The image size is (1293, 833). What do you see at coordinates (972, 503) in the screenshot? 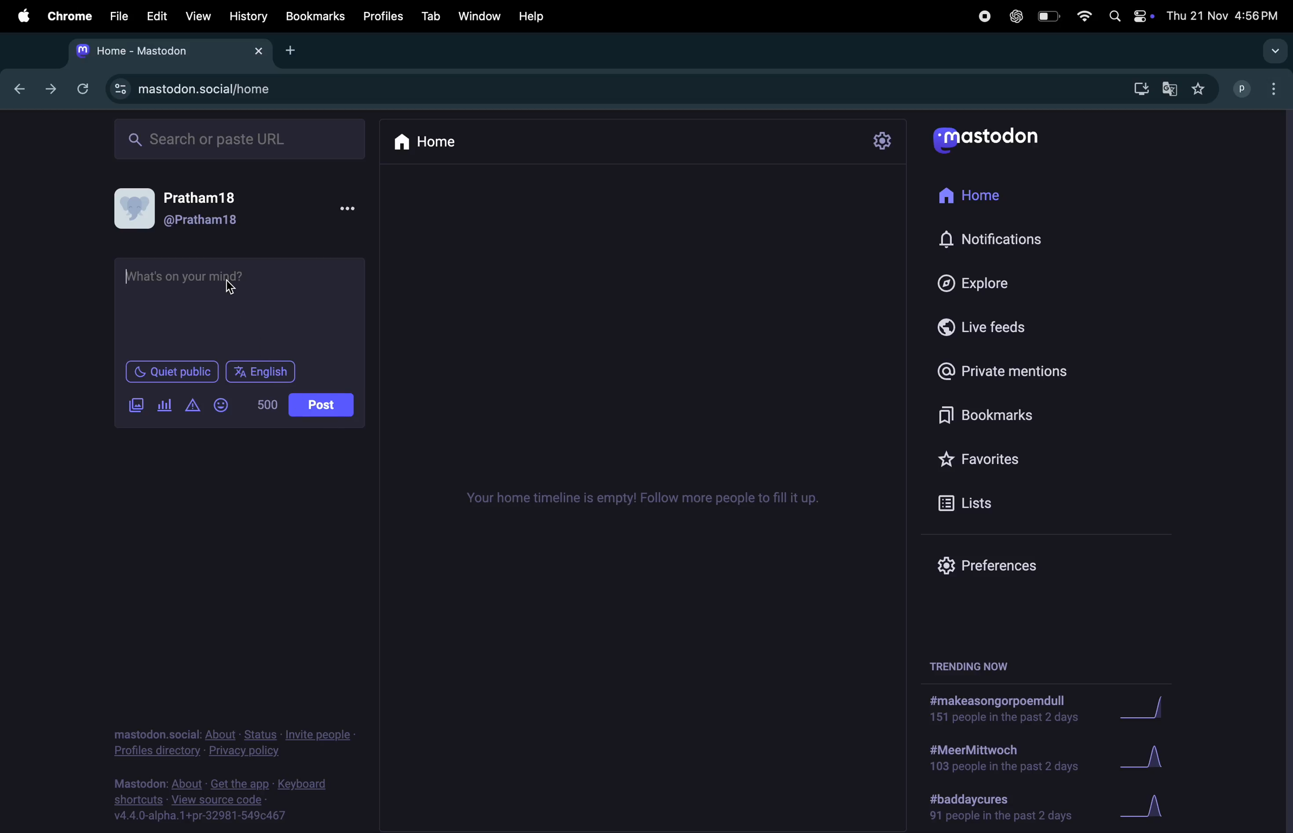
I see `lists` at bounding box center [972, 503].